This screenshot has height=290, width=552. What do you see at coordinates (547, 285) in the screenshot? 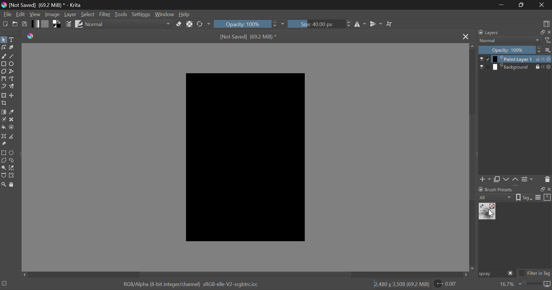
I see `icon` at bounding box center [547, 285].